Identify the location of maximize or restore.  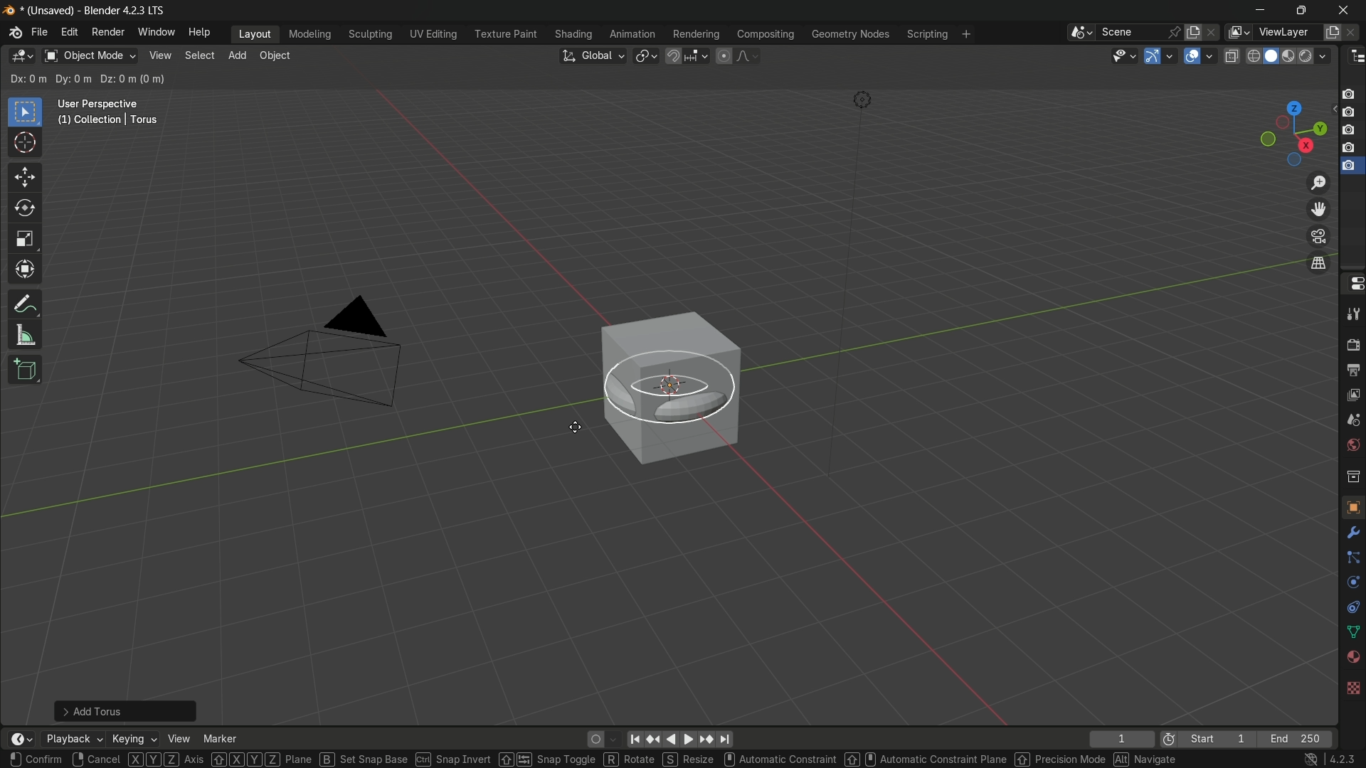
(1302, 11).